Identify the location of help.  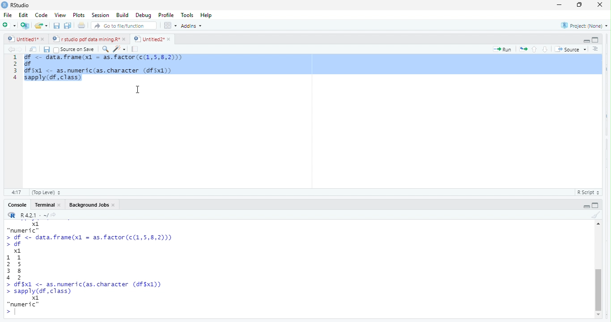
(208, 14).